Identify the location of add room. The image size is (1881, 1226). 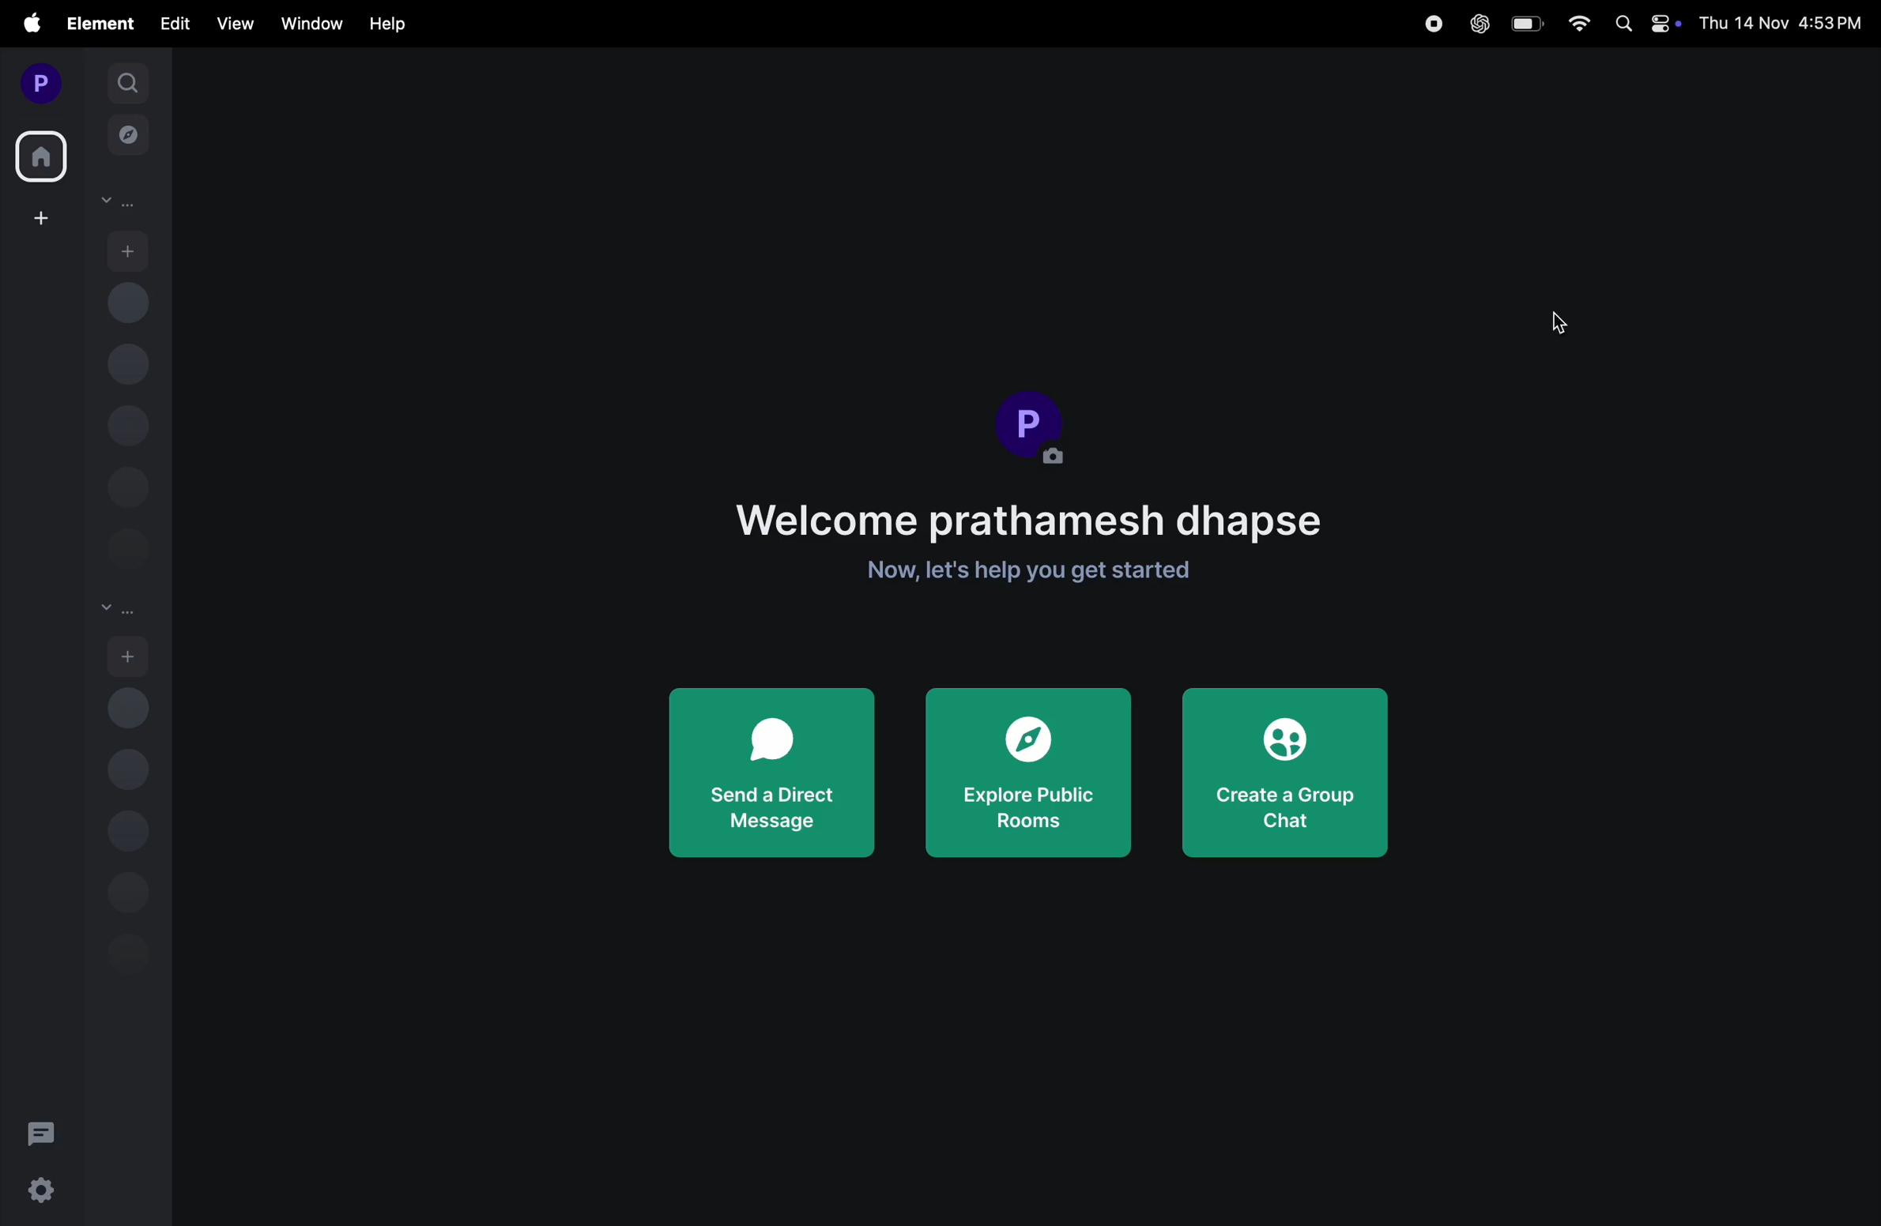
(131, 656).